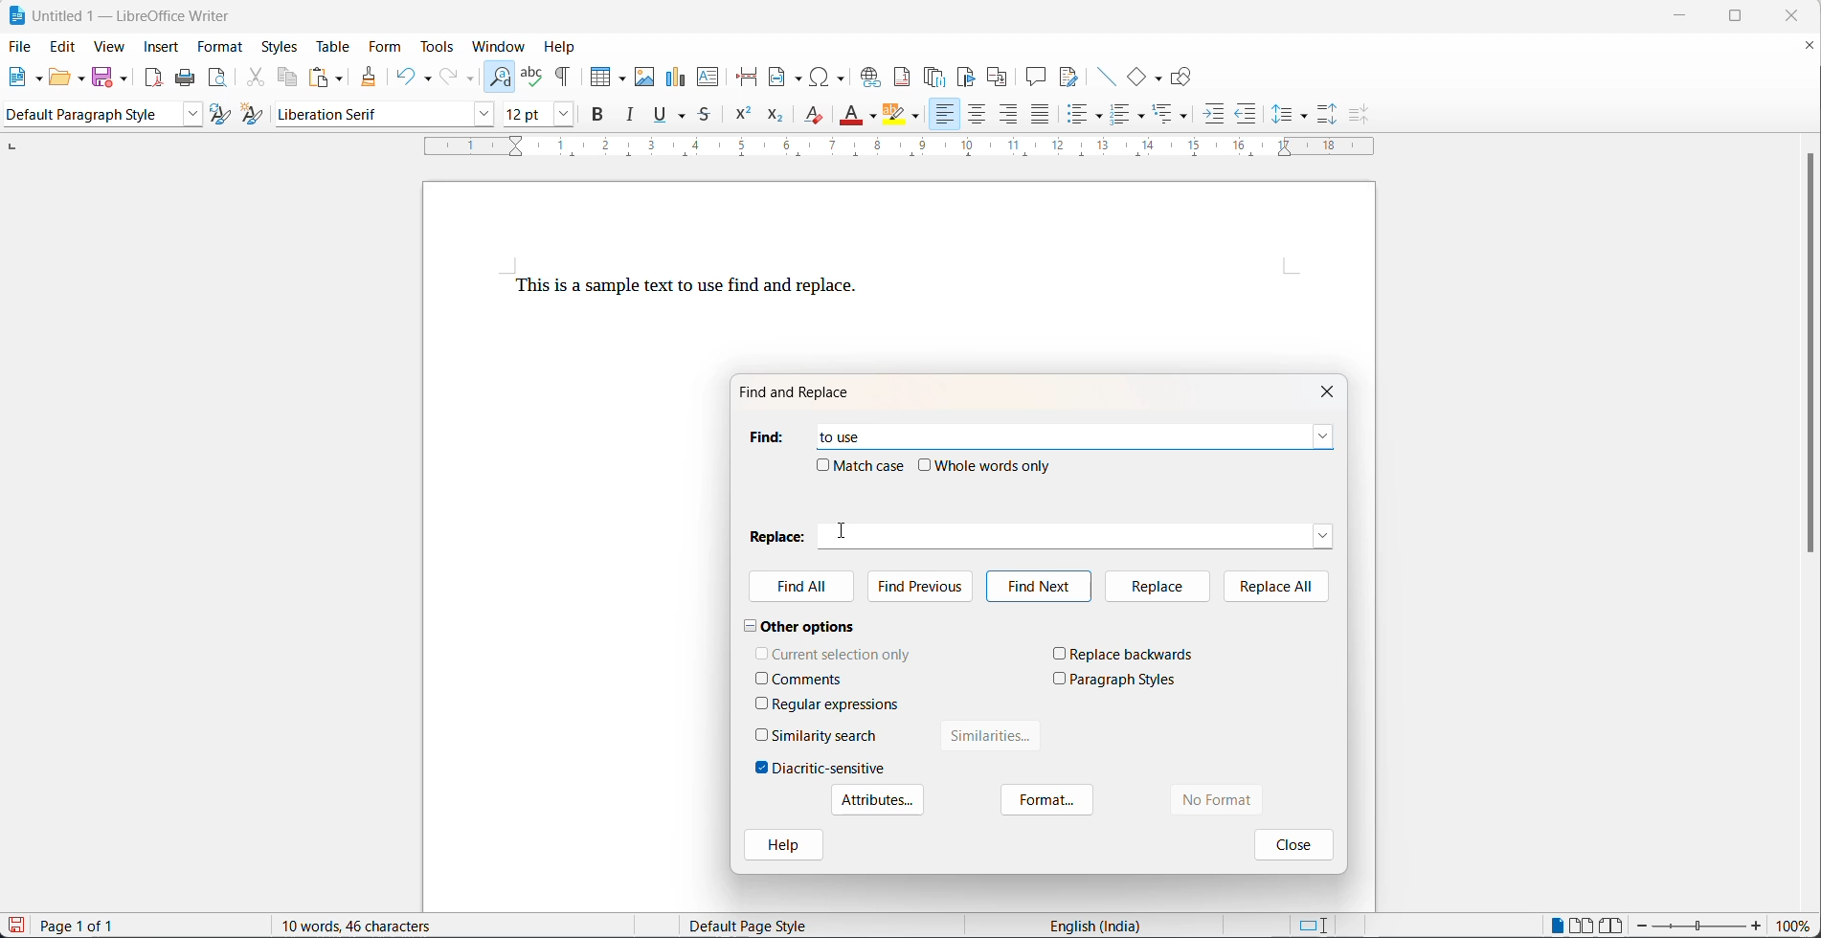  I want to click on bold, so click(599, 118).